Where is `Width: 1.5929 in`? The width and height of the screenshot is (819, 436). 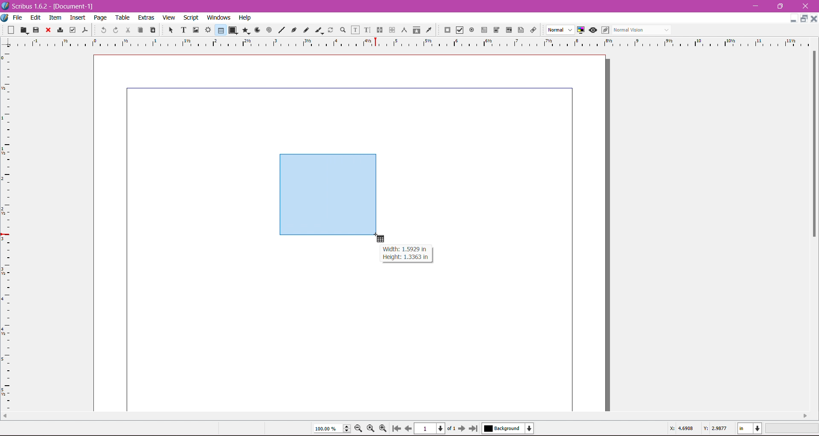 Width: 1.5929 in is located at coordinates (404, 249).